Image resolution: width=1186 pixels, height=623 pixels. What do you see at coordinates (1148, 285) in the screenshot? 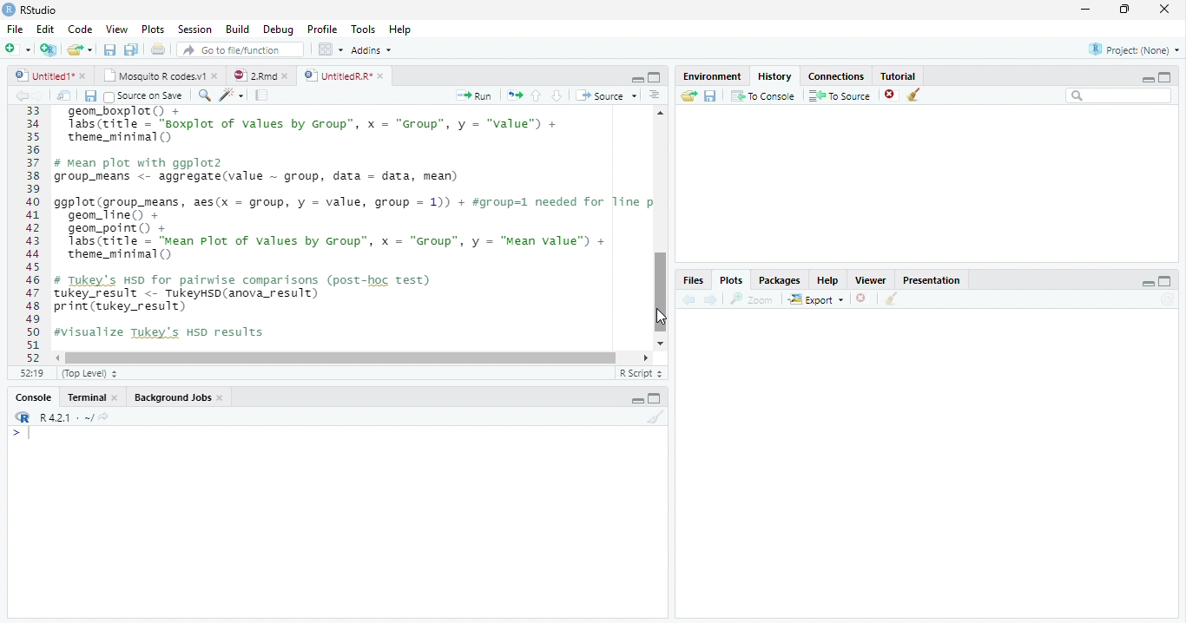
I see `Minimize` at bounding box center [1148, 285].